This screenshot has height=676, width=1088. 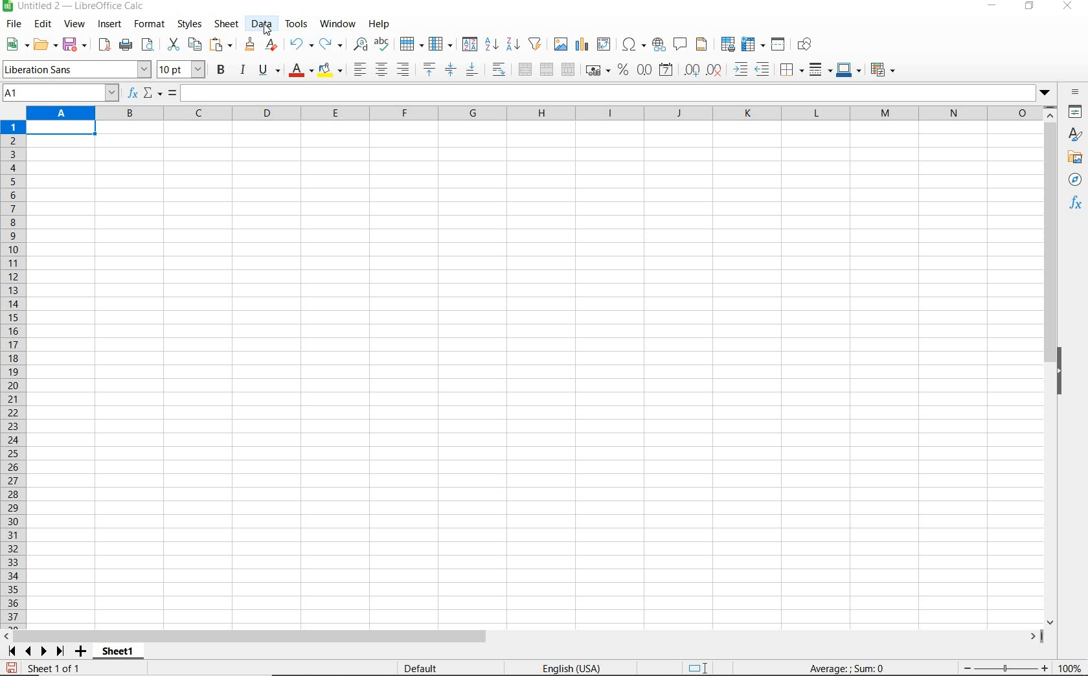 I want to click on cursor, so click(x=269, y=31).